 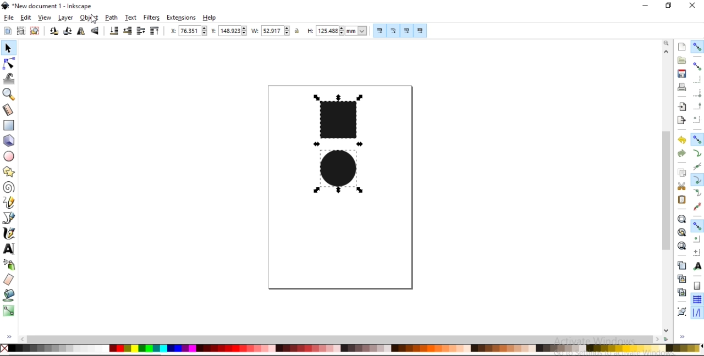 What do you see at coordinates (697, 285) in the screenshot?
I see `snap to page borders` at bounding box center [697, 285].